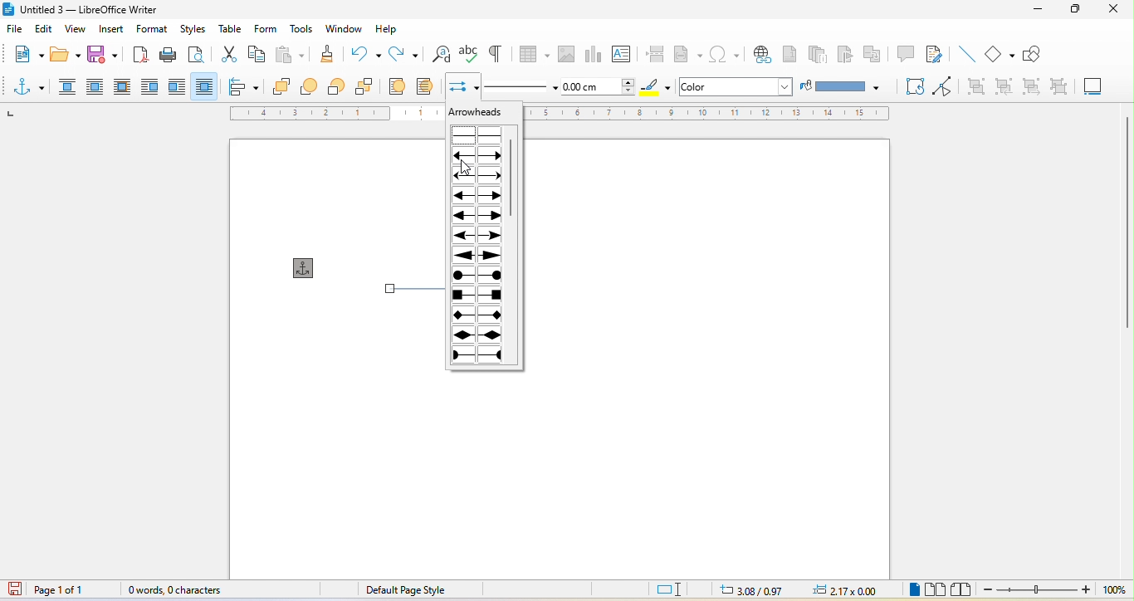 This screenshot has height=601, width=1134. What do you see at coordinates (404, 589) in the screenshot?
I see `default page style` at bounding box center [404, 589].